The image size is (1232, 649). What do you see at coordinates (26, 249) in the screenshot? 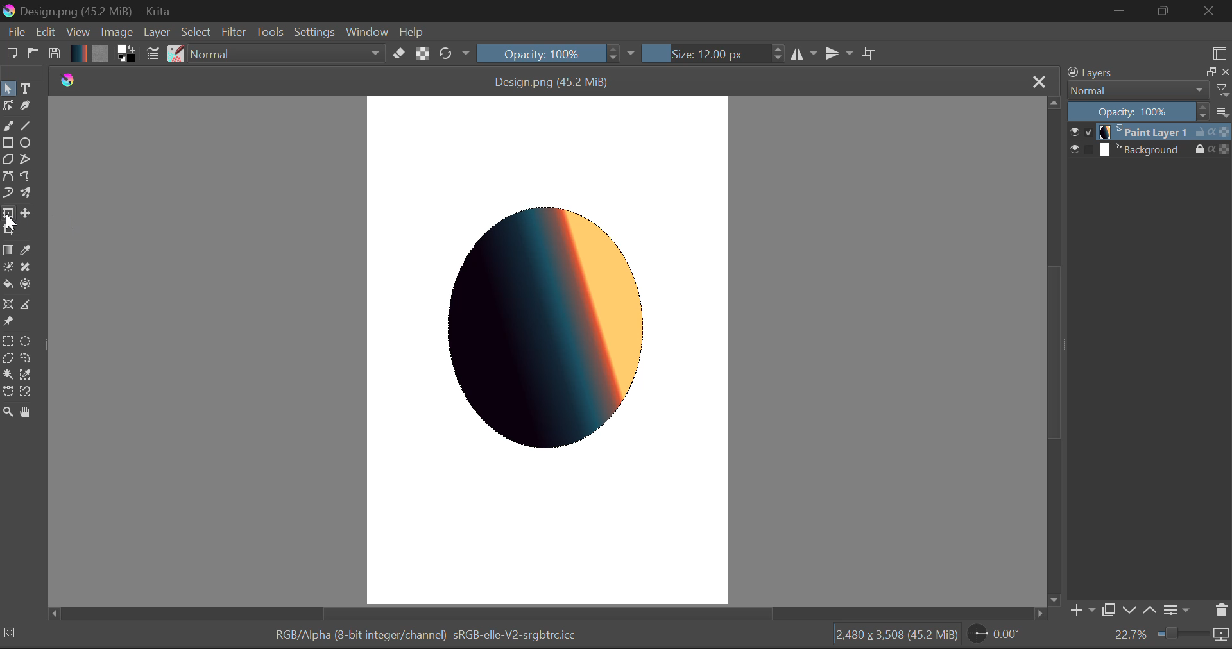
I see `Eyedropper` at bounding box center [26, 249].